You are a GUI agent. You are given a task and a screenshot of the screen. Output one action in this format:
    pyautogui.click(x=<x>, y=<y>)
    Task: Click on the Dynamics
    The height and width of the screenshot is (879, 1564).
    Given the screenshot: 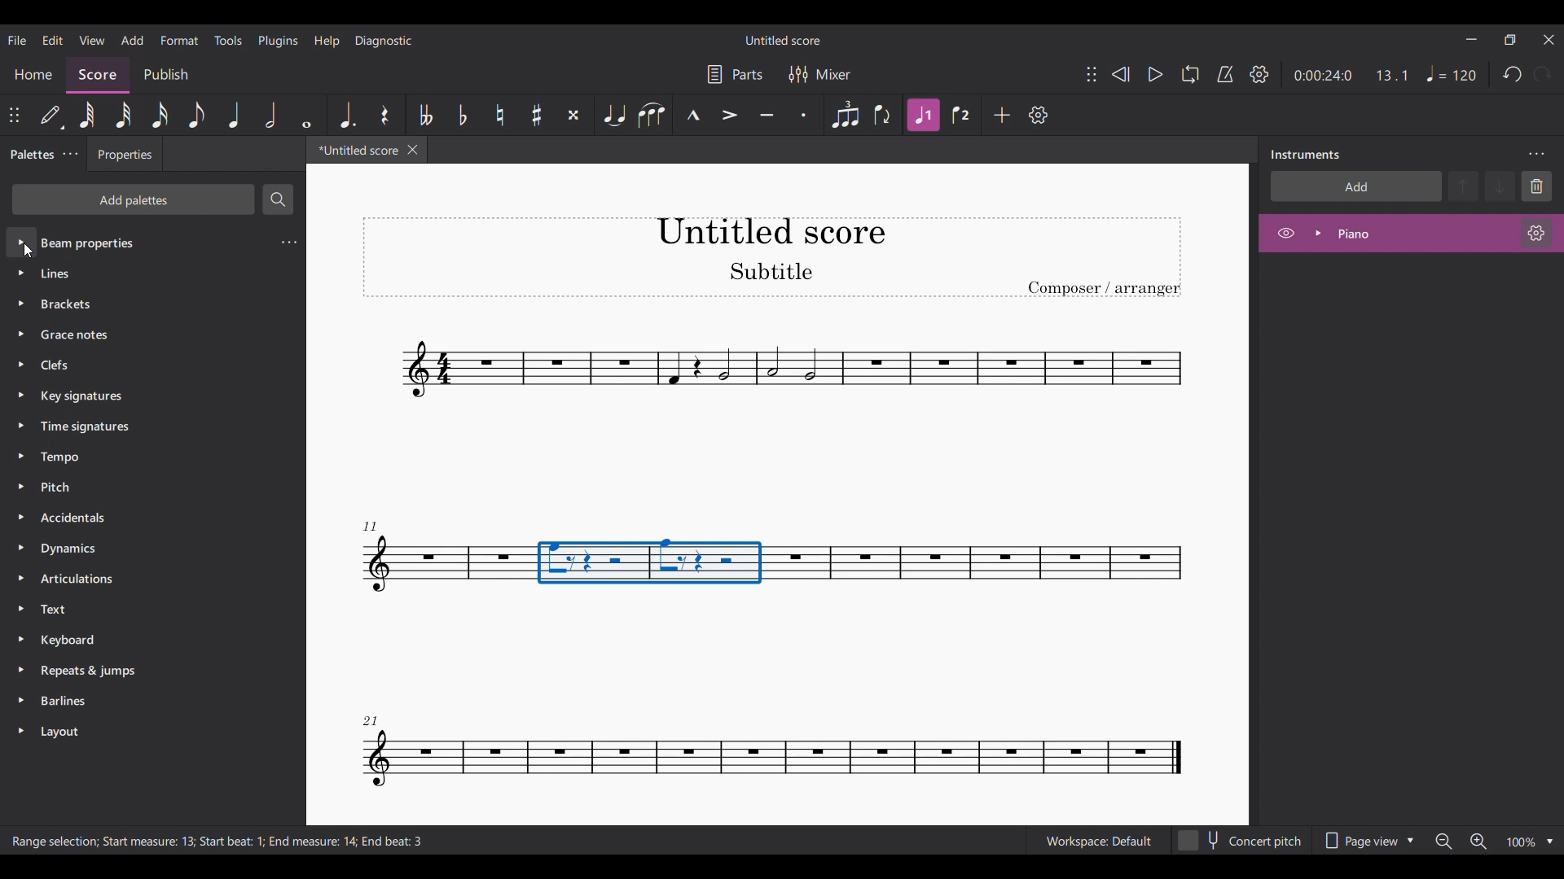 What is the action you would take?
    pyautogui.click(x=137, y=550)
    